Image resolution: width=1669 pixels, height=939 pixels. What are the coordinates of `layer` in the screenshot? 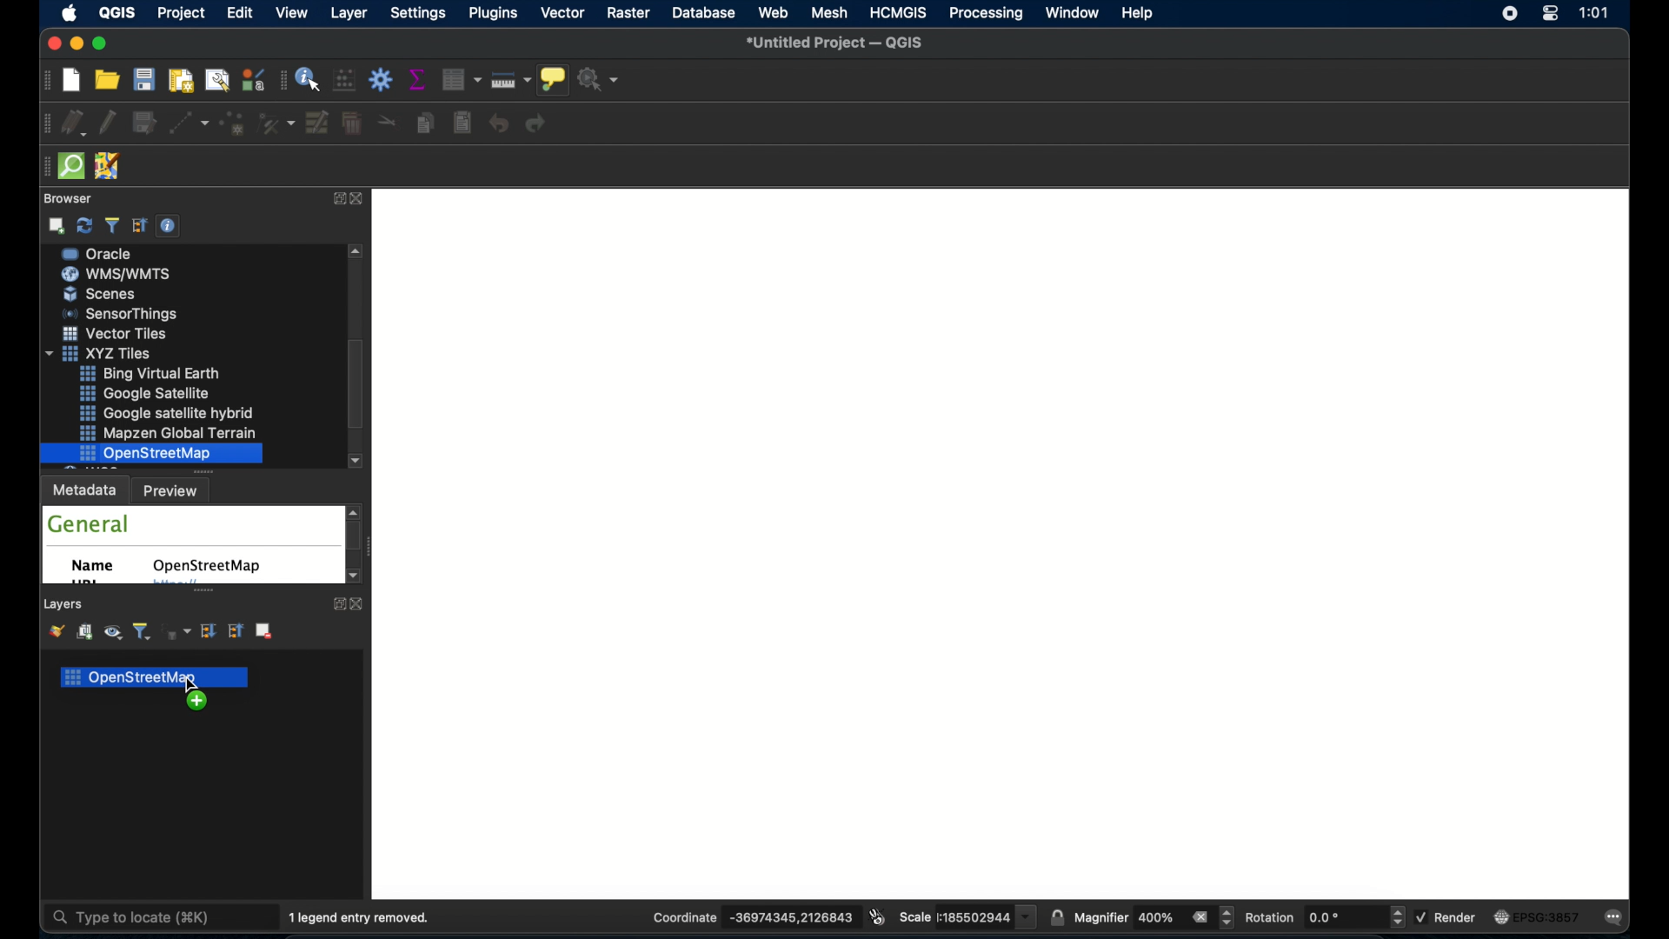 It's located at (347, 13).